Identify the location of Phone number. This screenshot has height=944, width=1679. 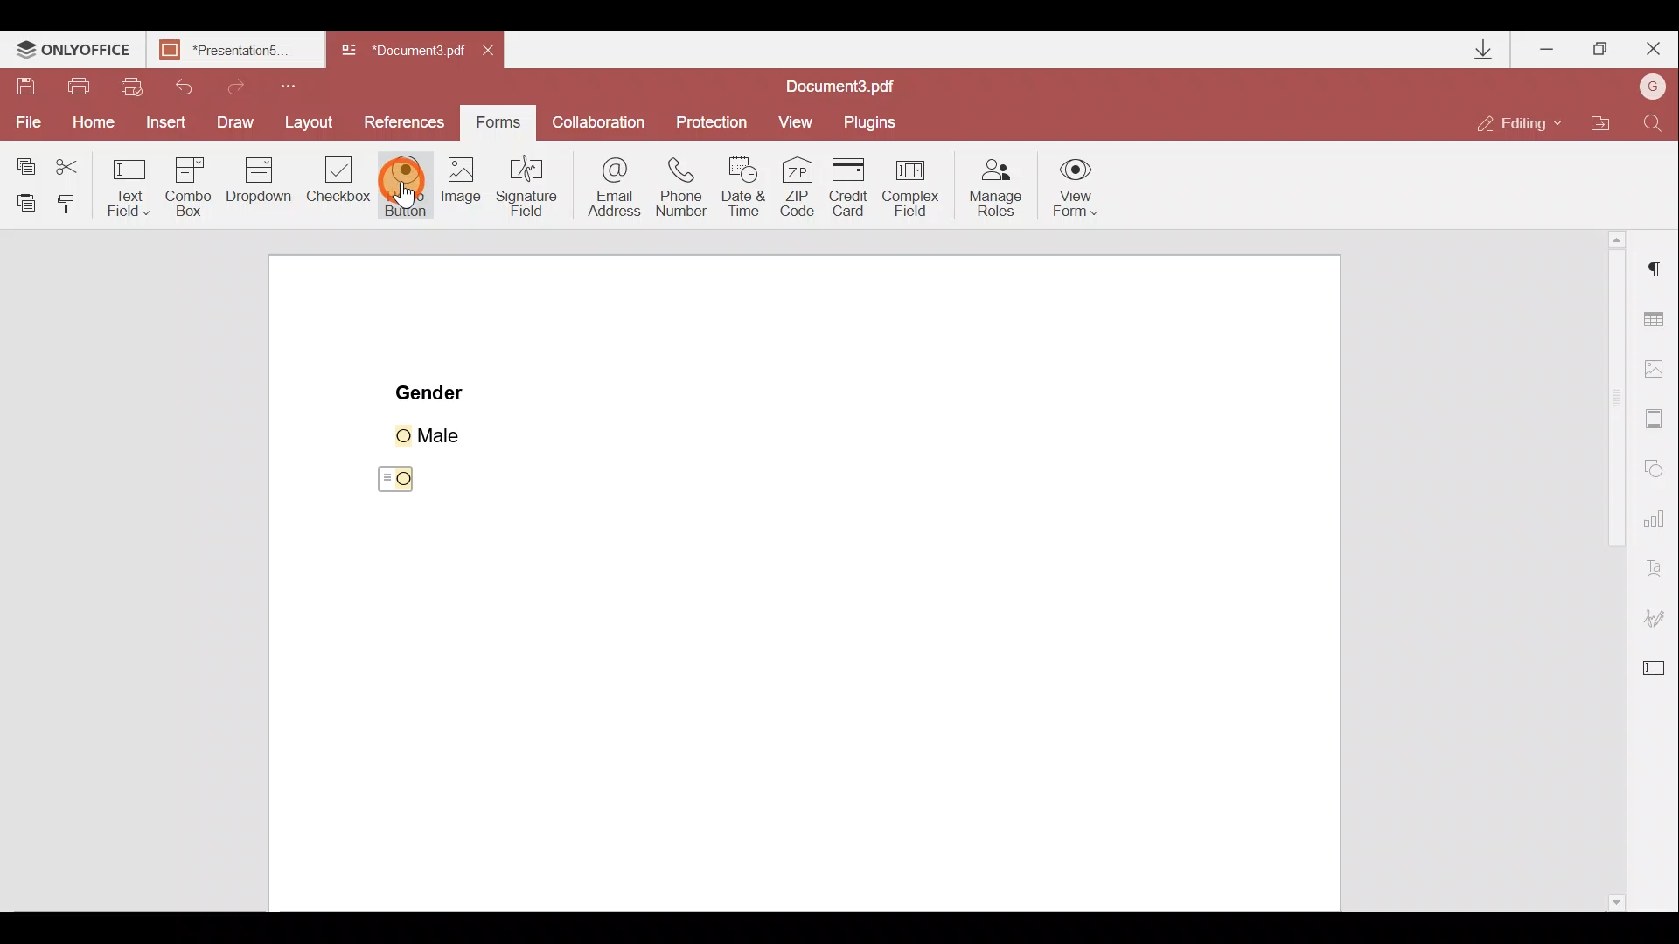
(688, 185).